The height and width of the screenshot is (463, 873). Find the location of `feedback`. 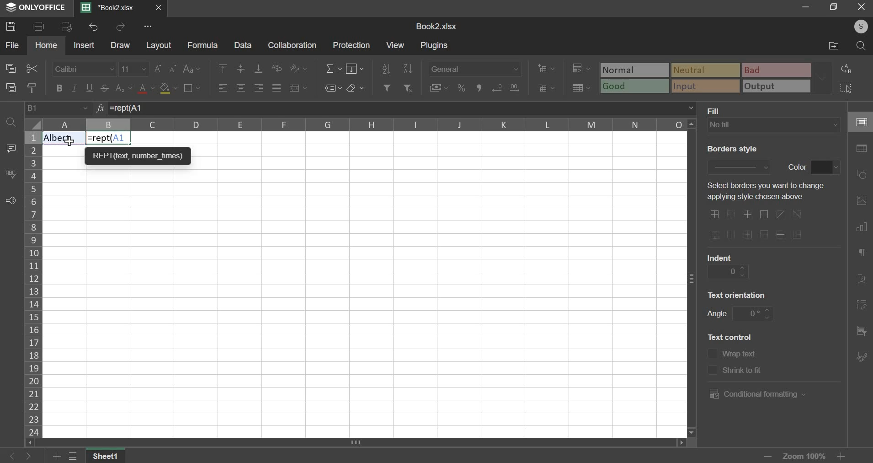

feedback is located at coordinates (10, 200).